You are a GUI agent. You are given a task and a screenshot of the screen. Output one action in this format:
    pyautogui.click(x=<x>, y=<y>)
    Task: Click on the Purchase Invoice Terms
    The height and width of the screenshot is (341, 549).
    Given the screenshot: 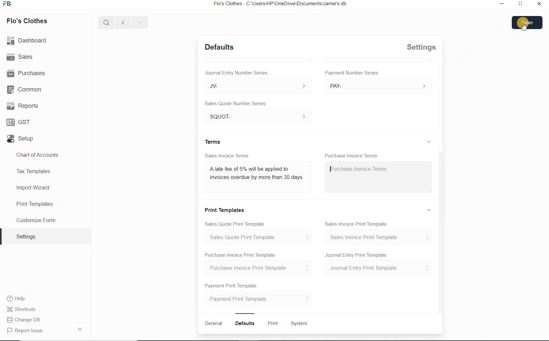 What is the action you would take?
    pyautogui.click(x=352, y=154)
    